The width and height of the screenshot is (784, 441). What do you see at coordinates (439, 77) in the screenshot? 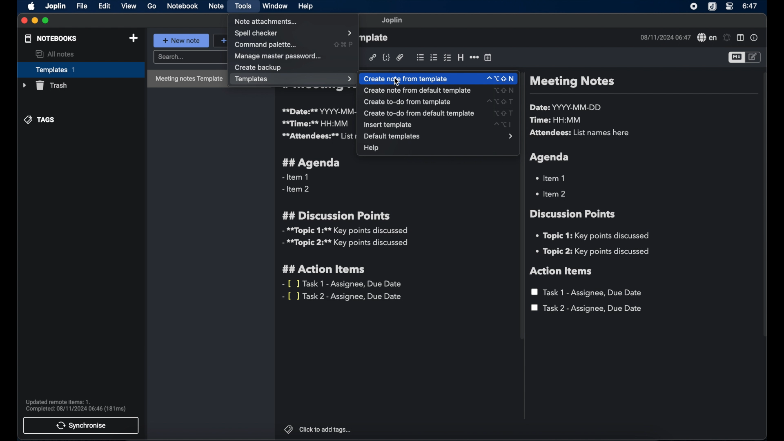
I see `create note from template` at bounding box center [439, 77].